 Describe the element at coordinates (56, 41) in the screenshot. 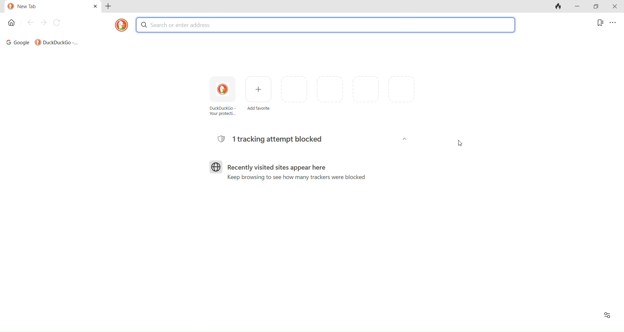

I see `bookmarked site ` at that location.